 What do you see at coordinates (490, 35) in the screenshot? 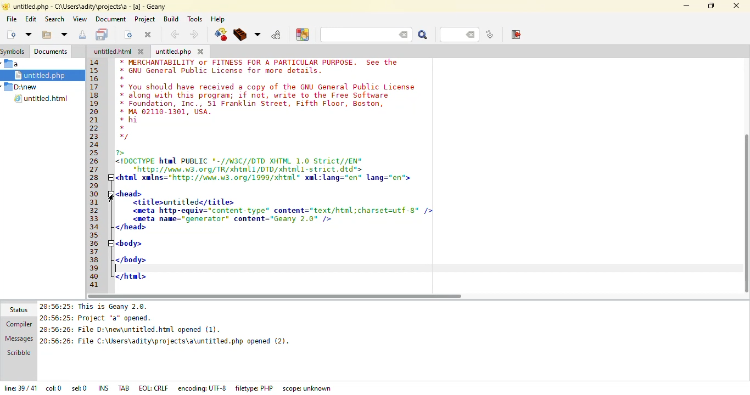
I see `jump` at bounding box center [490, 35].